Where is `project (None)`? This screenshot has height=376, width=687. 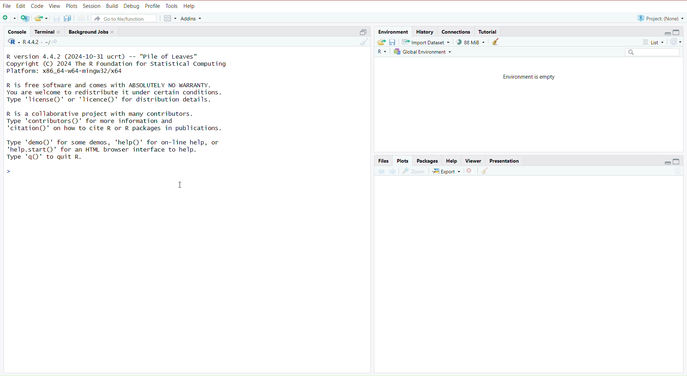
project (None) is located at coordinates (659, 18).